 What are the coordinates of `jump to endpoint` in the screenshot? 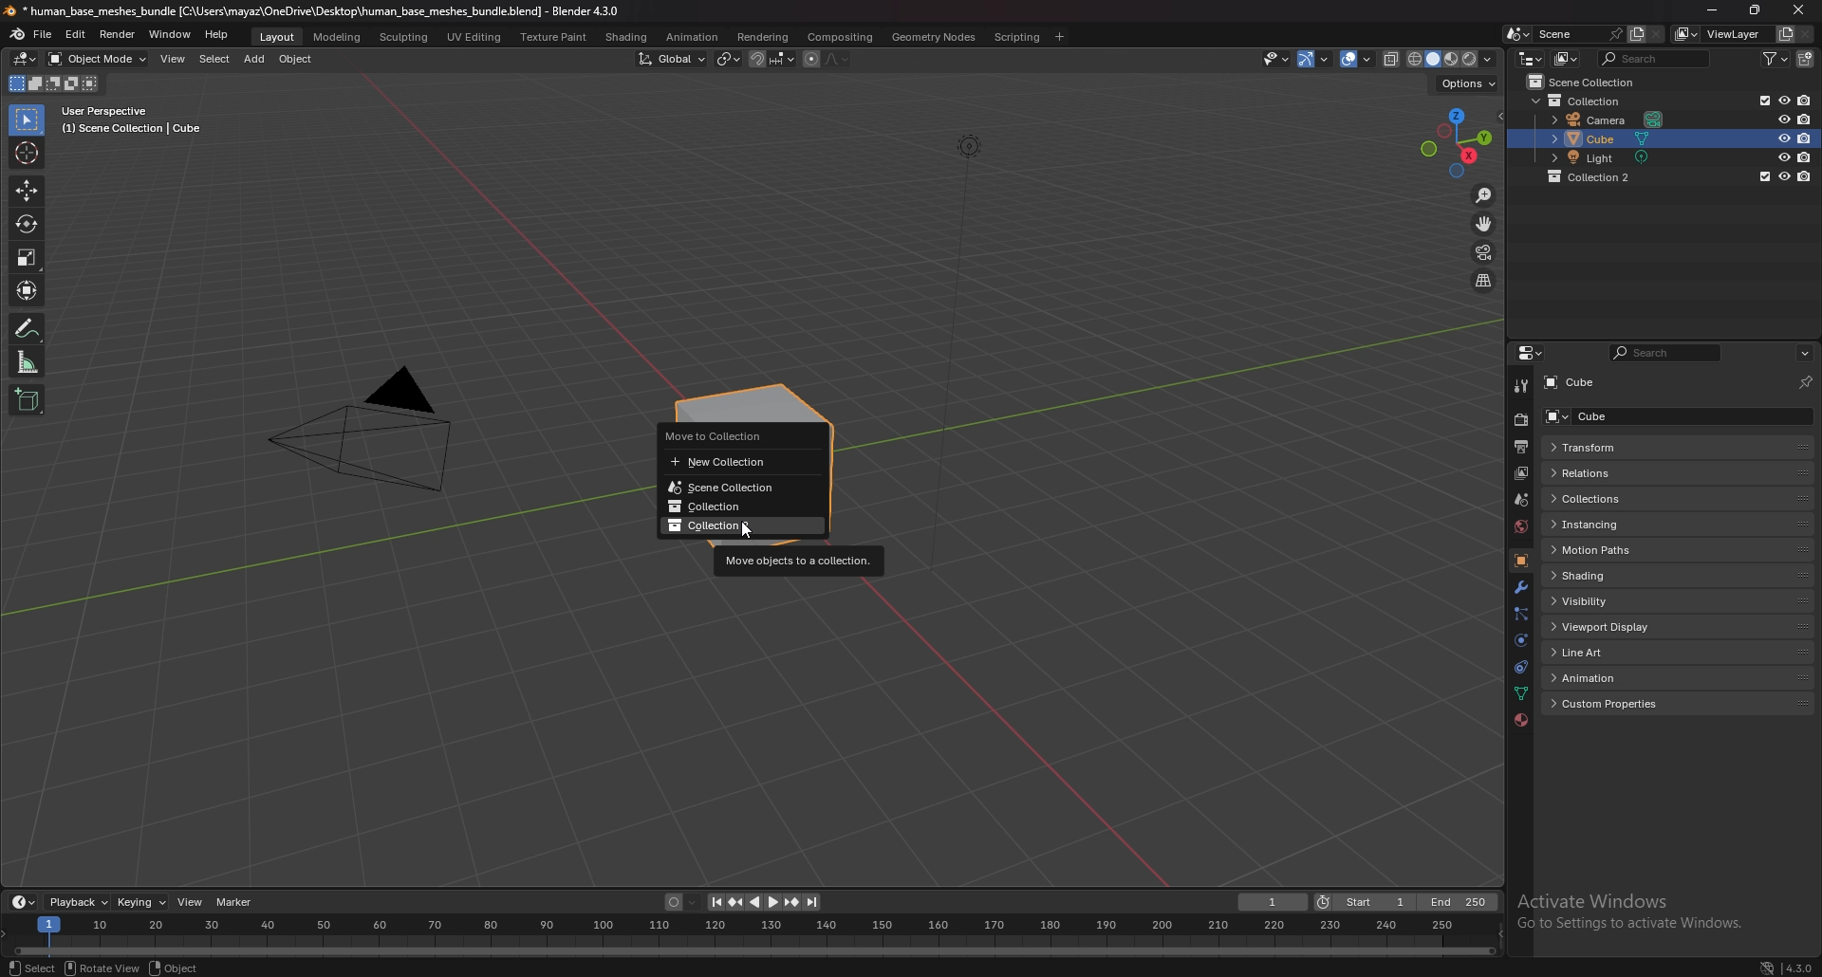 It's located at (814, 903).